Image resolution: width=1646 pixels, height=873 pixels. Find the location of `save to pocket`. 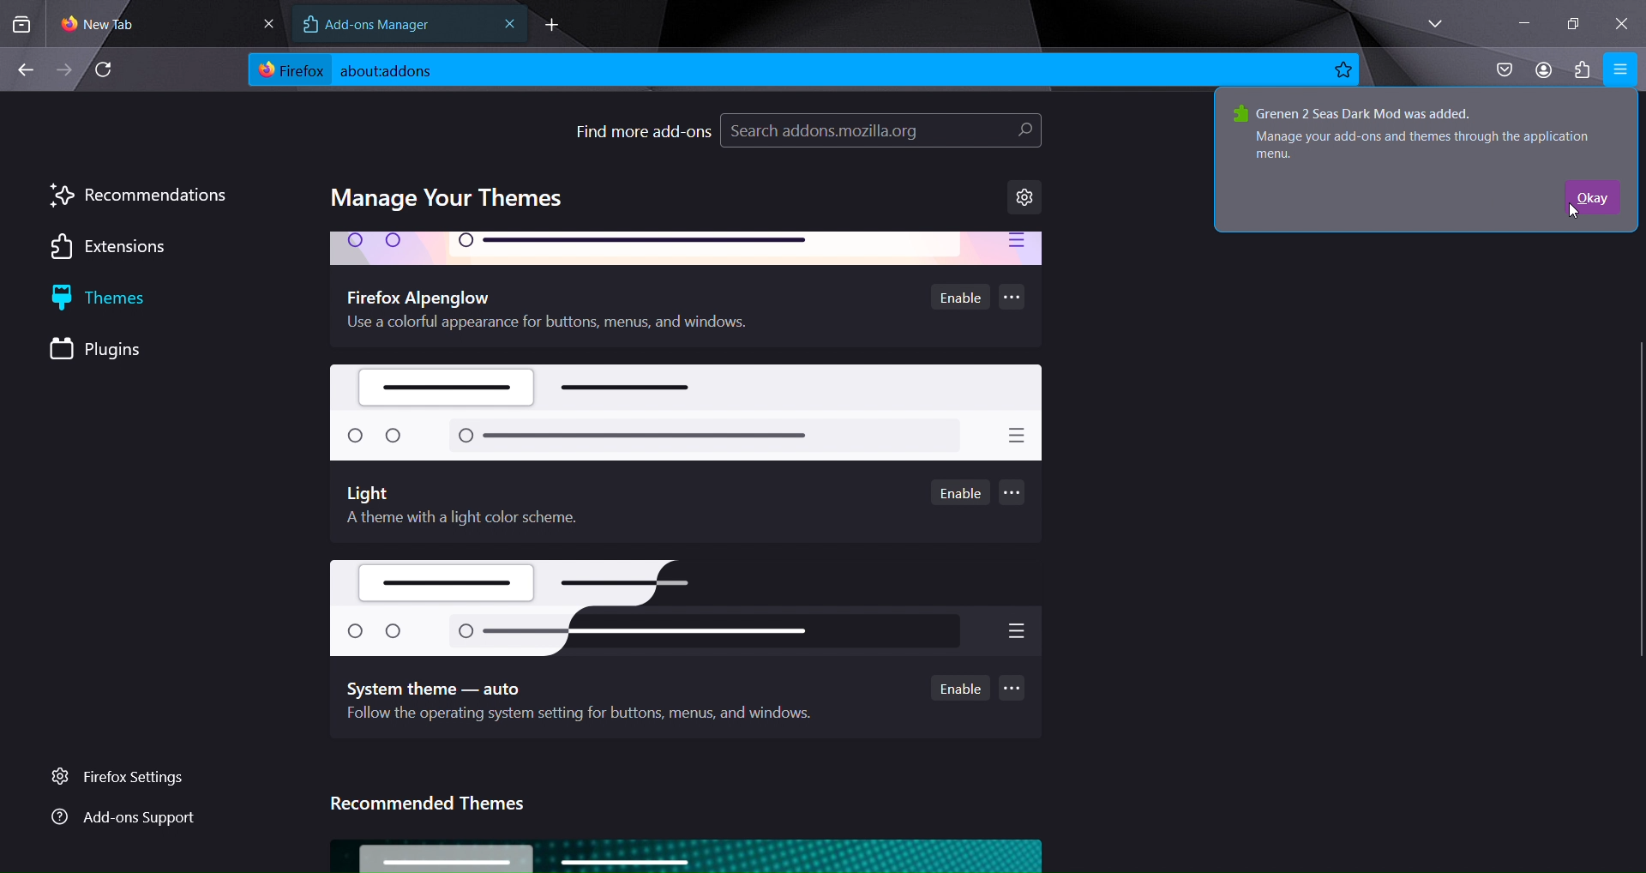

save to pocket is located at coordinates (1503, 69).